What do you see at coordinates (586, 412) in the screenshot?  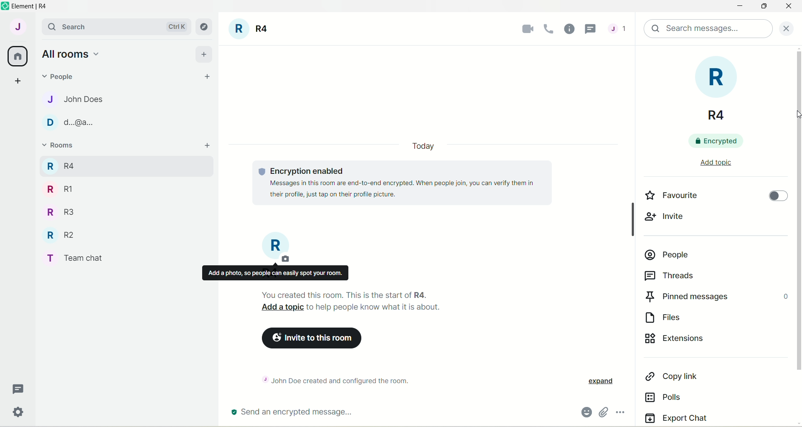 I see `emoji` at bounding box center [586, 412].